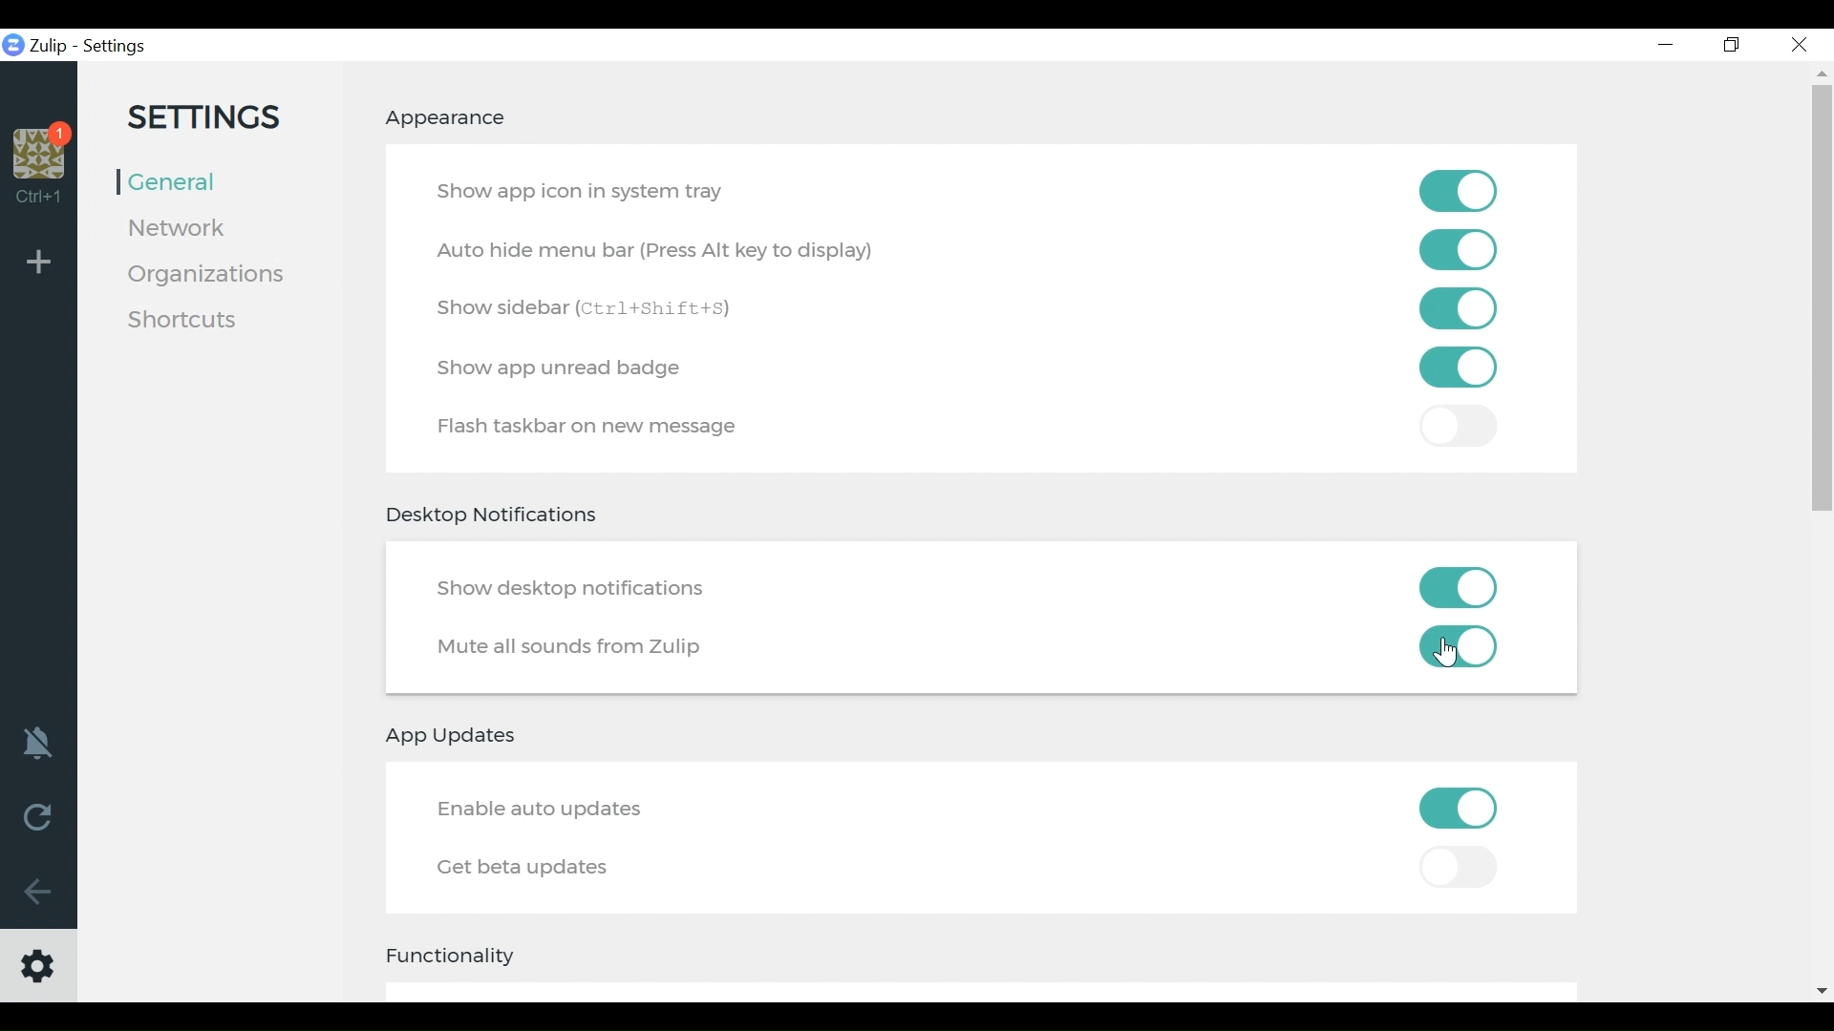 The image size is (1834, 1031). I want to click on Cursor, so click(1447, 655).